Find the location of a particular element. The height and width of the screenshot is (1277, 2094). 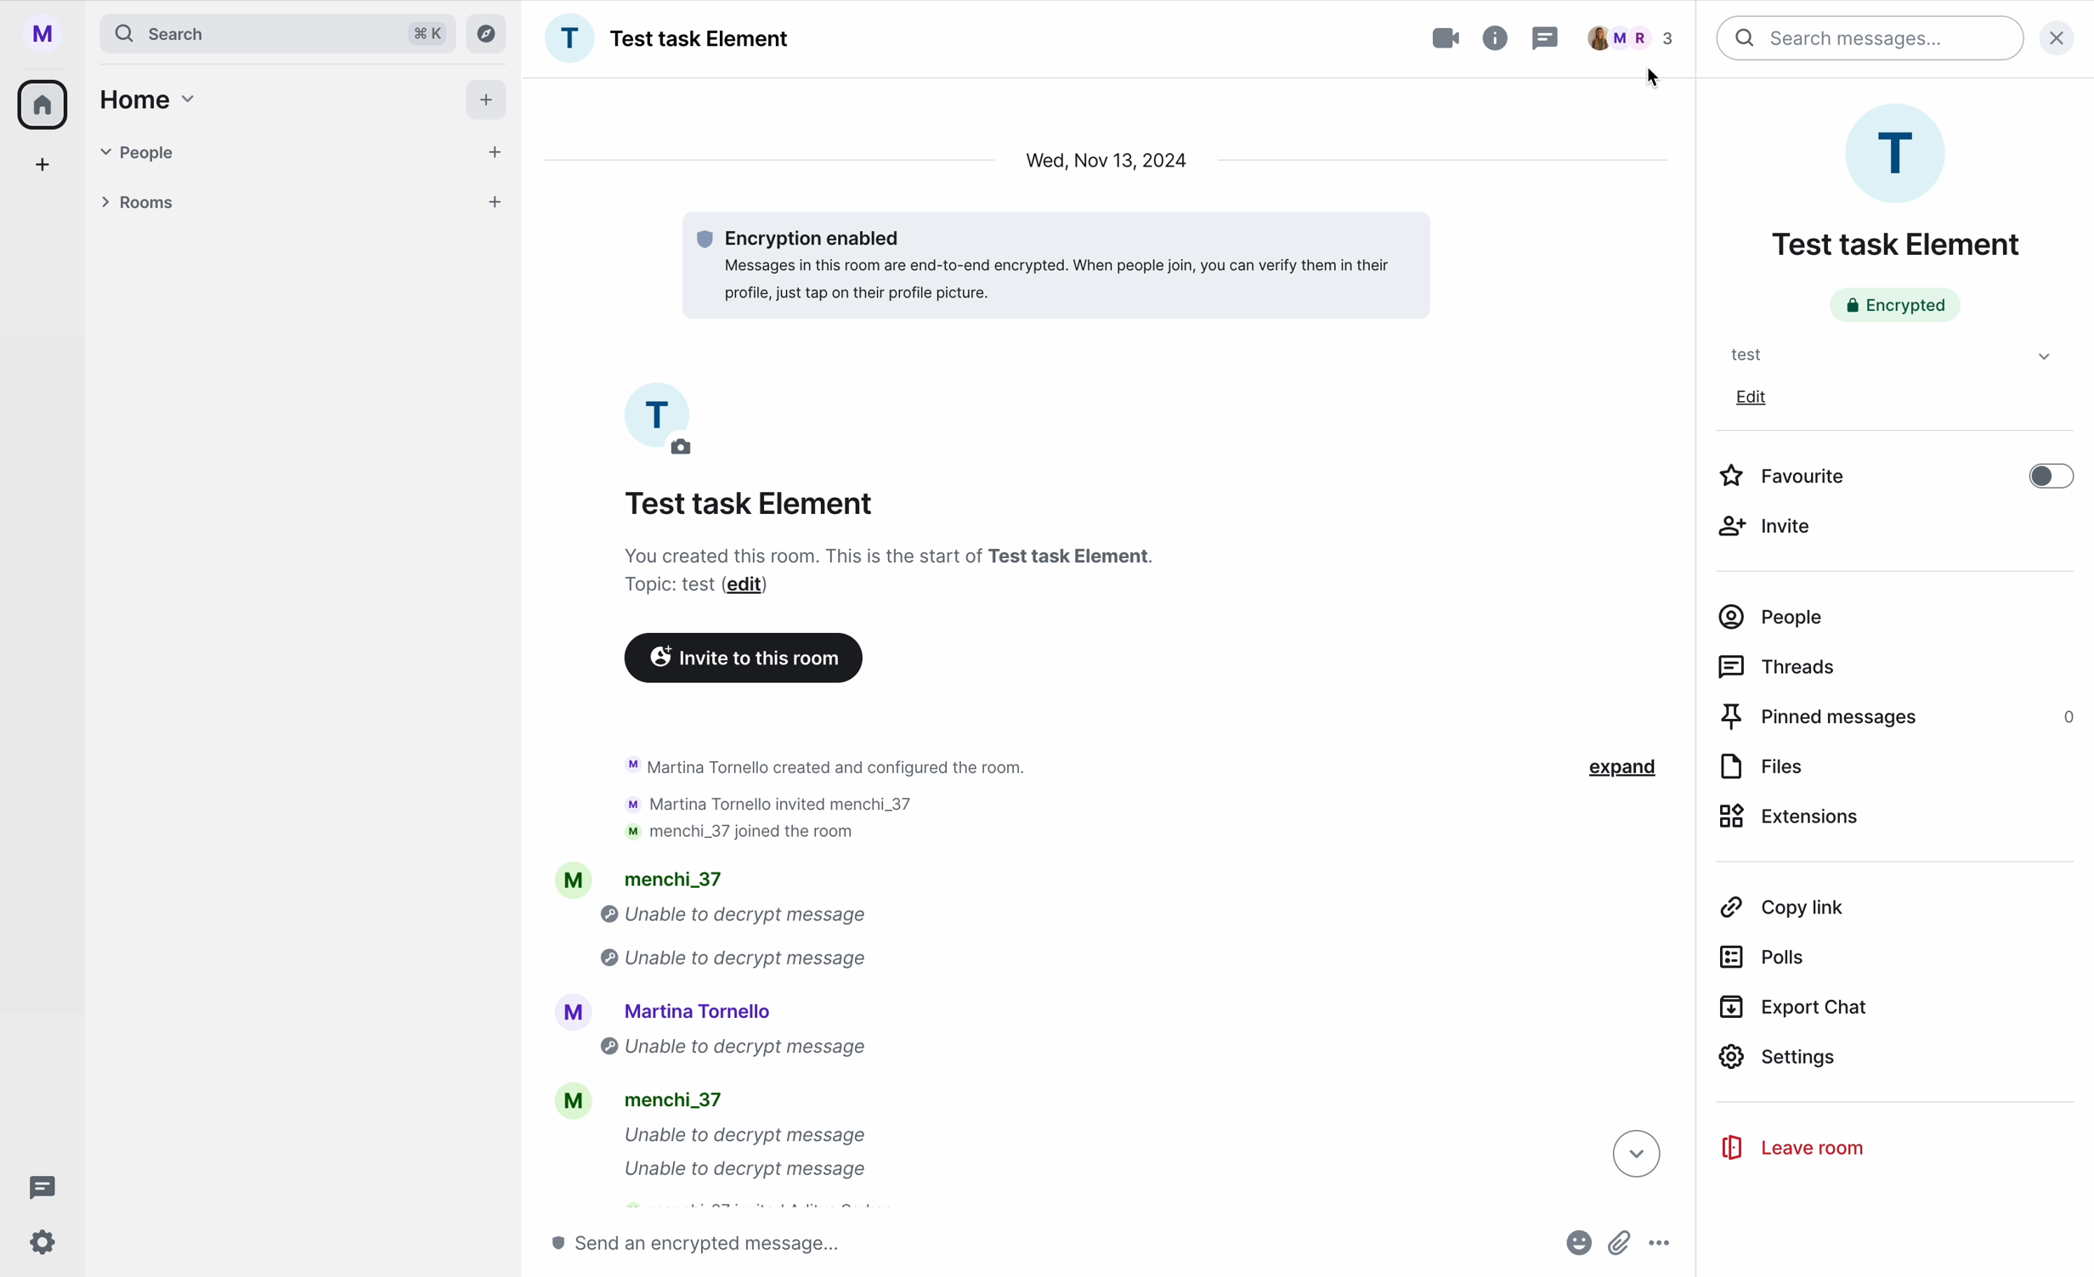

room info is located at coordinates (1497, 38).